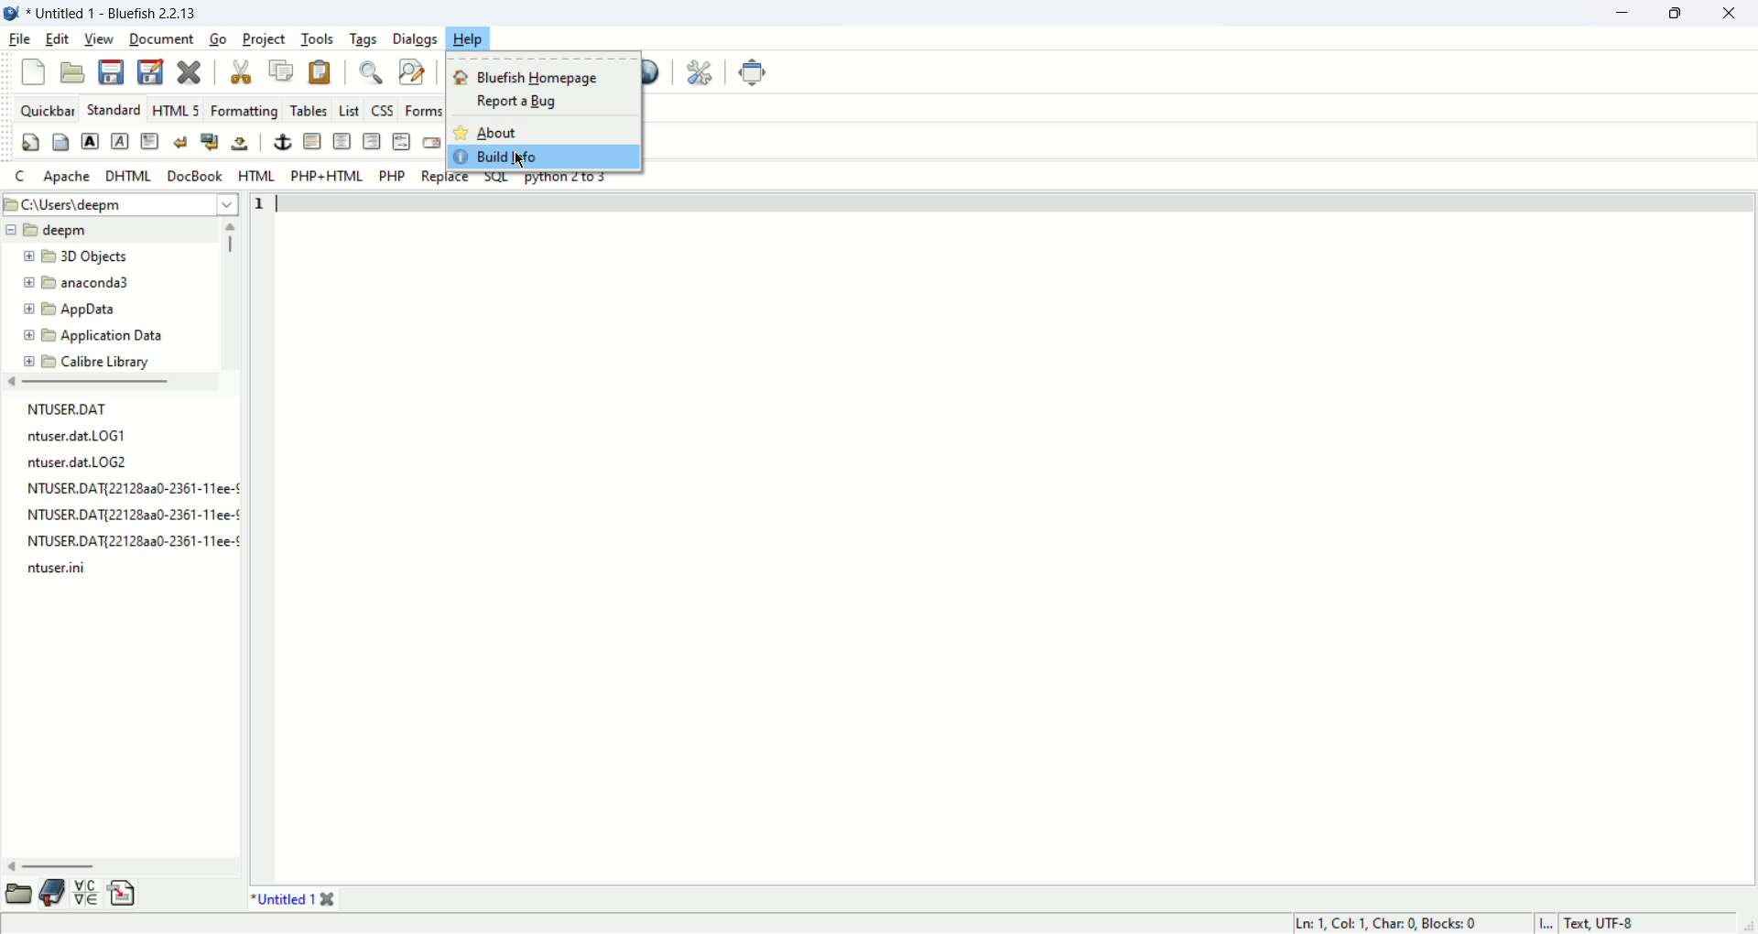 This screenshot has width=1758, height=934. What do you see at coordinates (23, 177) in the screenshot?
I see `C` at bounding box center [23, 177].